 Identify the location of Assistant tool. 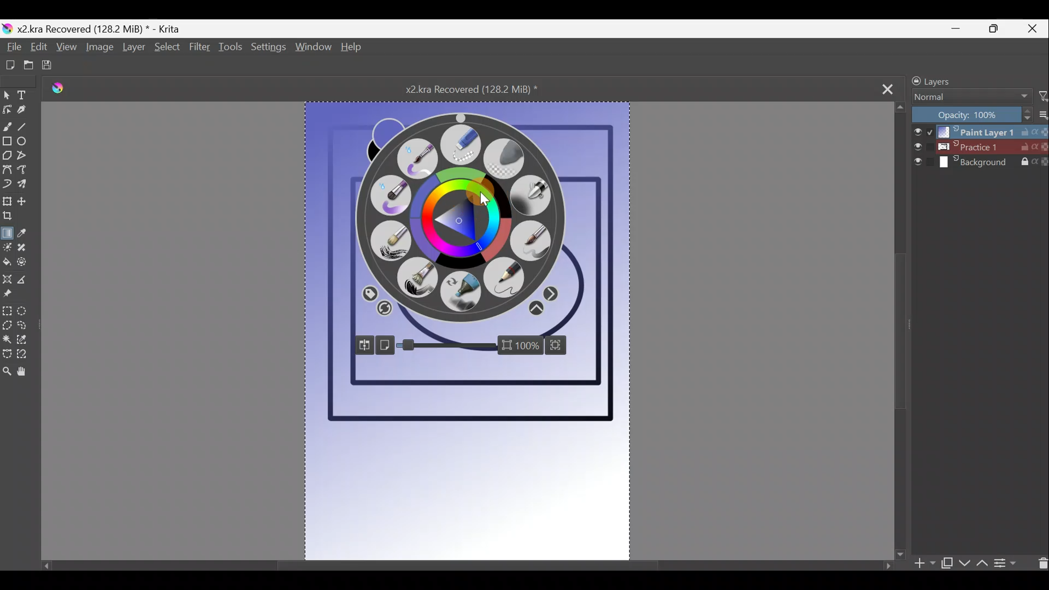
(7, 281).